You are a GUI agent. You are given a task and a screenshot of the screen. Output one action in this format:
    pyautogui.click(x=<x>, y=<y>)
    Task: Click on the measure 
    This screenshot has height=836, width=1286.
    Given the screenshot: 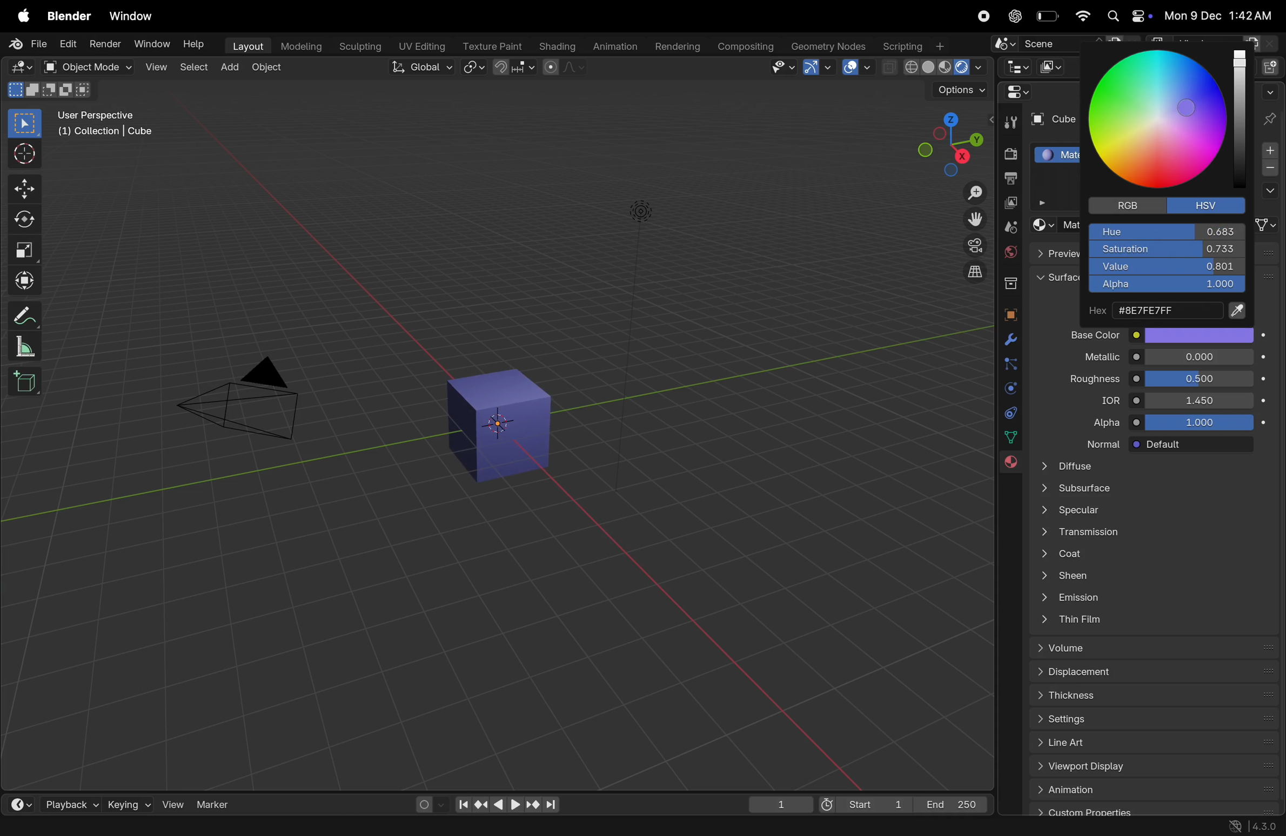 What is the action you would take?
    pyautogui.click(x=23, y=346)
    